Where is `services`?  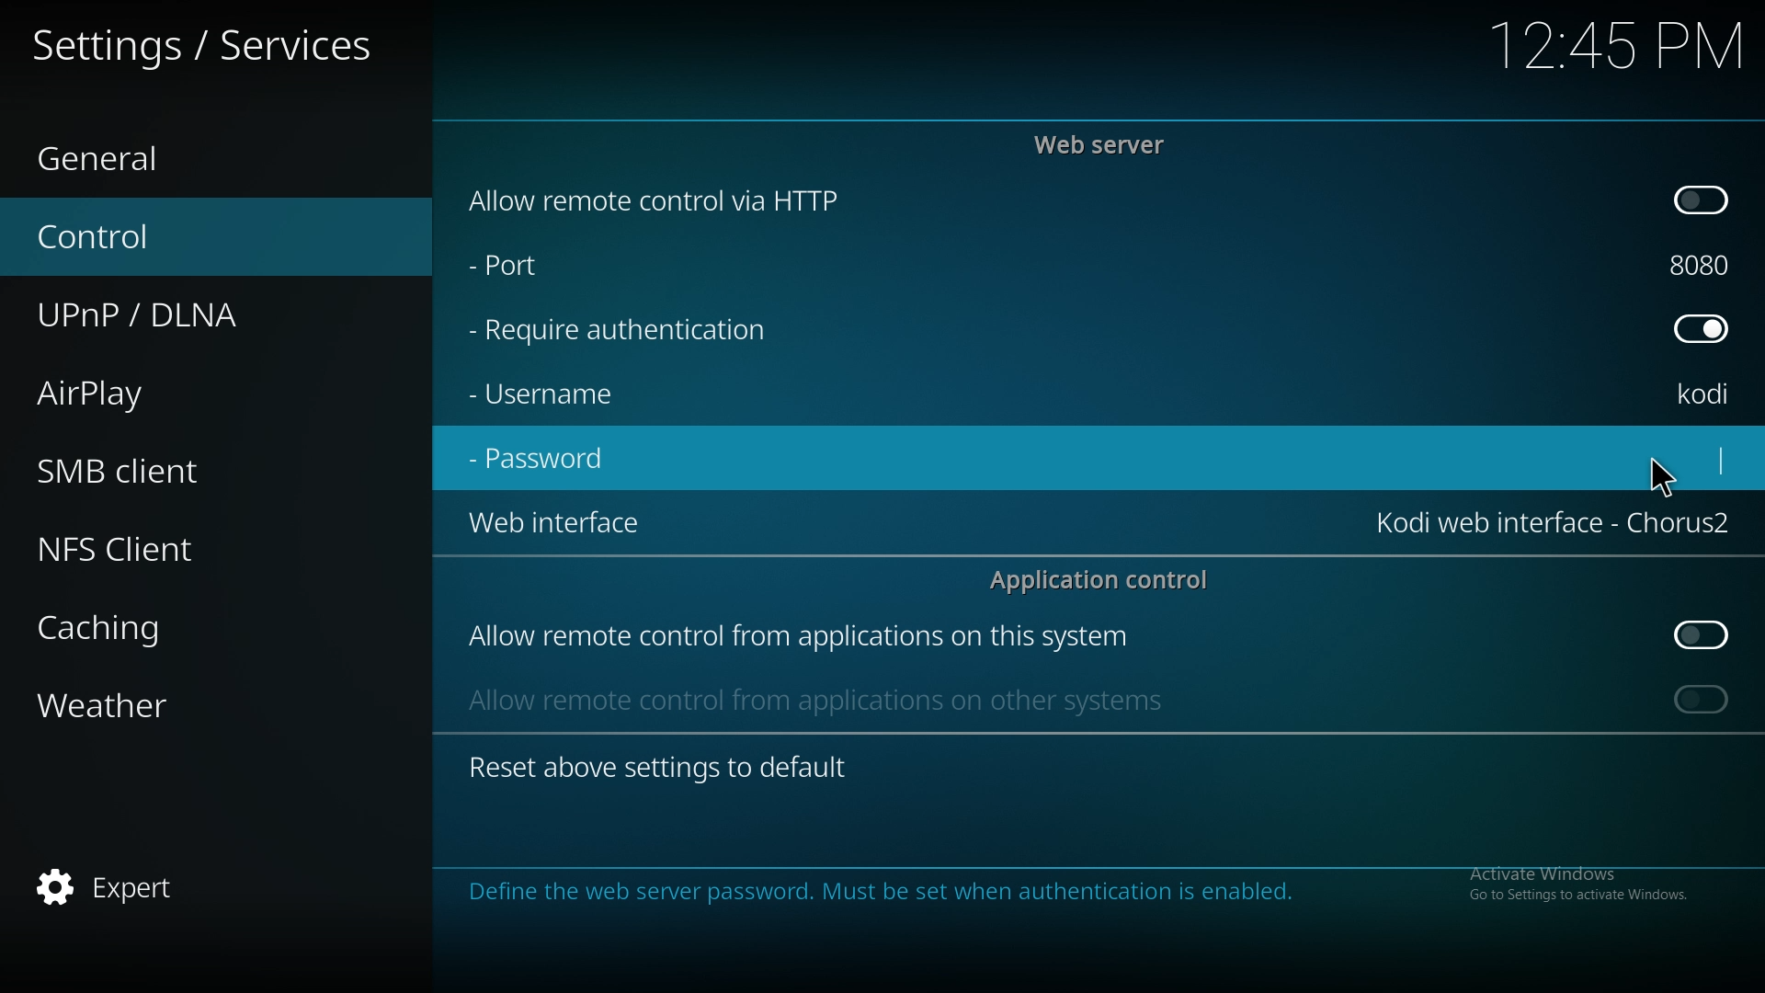
services is located at coordinates (211, 44).